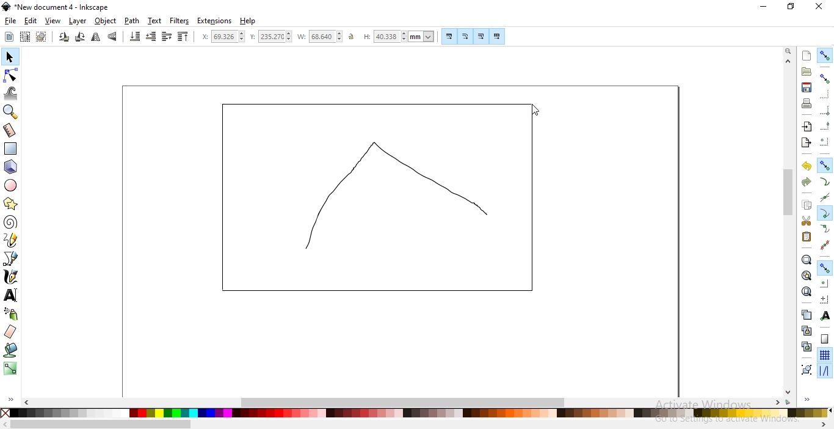 This screenshot has height=429, width=834. I want to click on cursor, so click(537, 109).